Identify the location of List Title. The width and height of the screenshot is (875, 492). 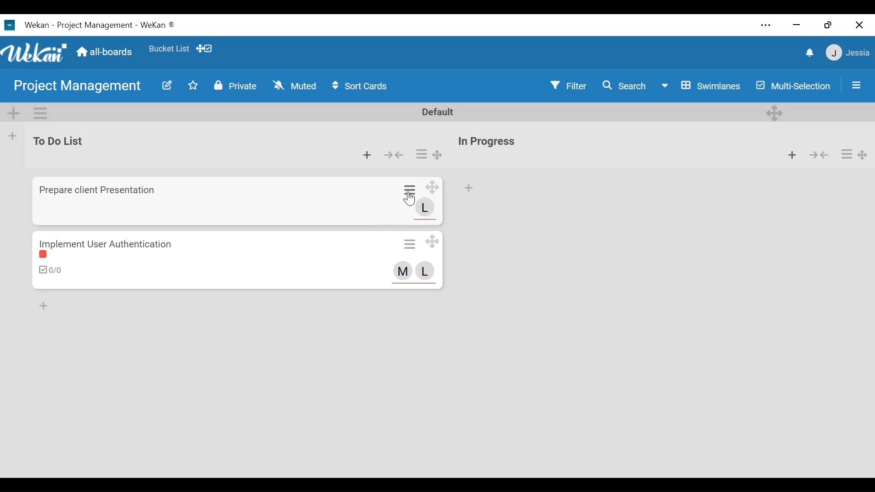
(61, 140).